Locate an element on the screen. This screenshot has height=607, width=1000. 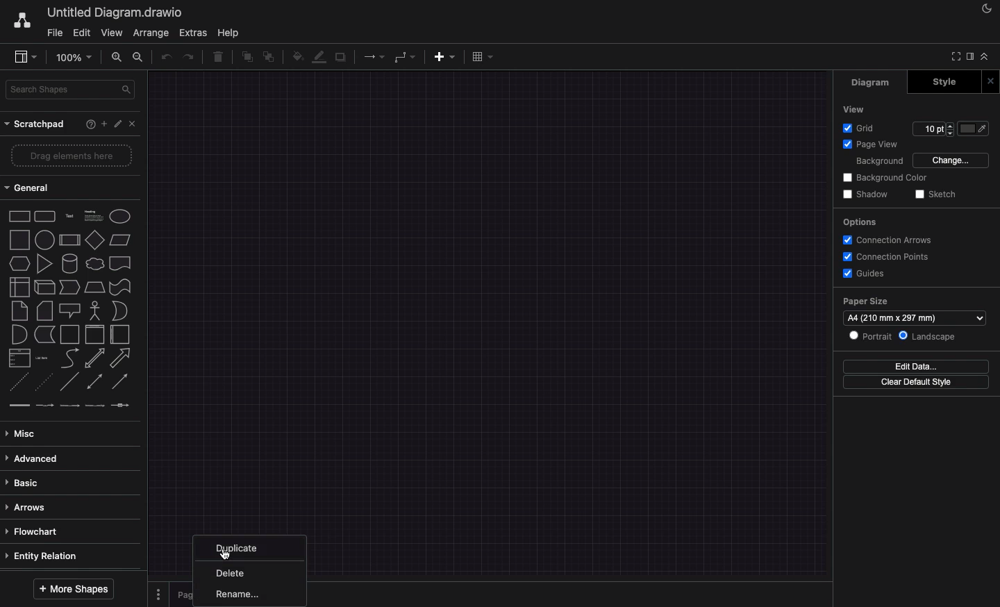
arrow is located at coordinates (121, 358).